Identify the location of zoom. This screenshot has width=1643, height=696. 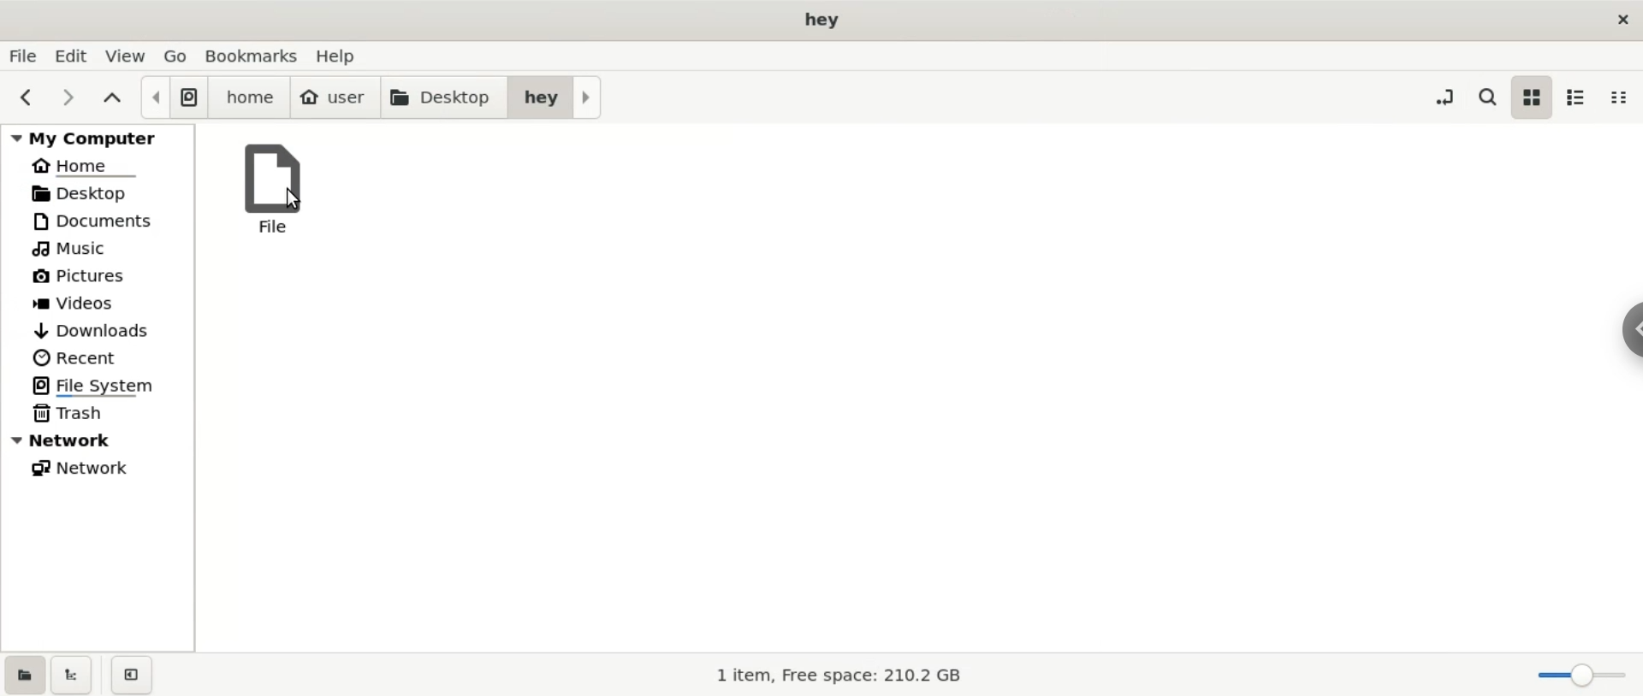
(1582, 676).